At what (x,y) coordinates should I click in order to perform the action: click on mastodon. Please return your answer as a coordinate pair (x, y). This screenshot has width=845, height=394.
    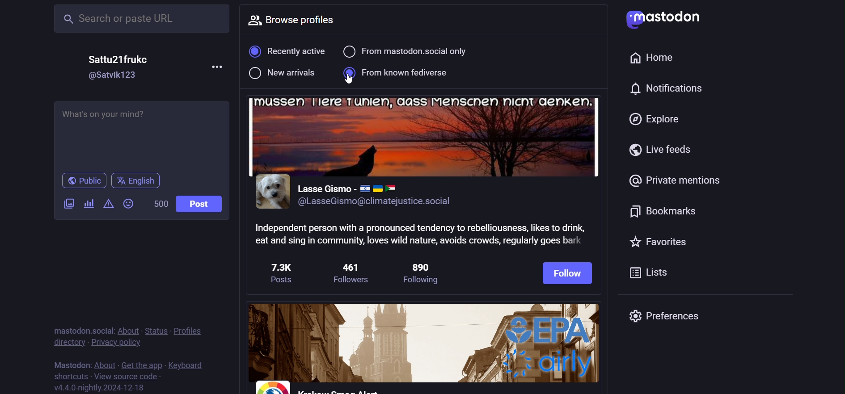
    Looking at the image, I should click on (71, 364).